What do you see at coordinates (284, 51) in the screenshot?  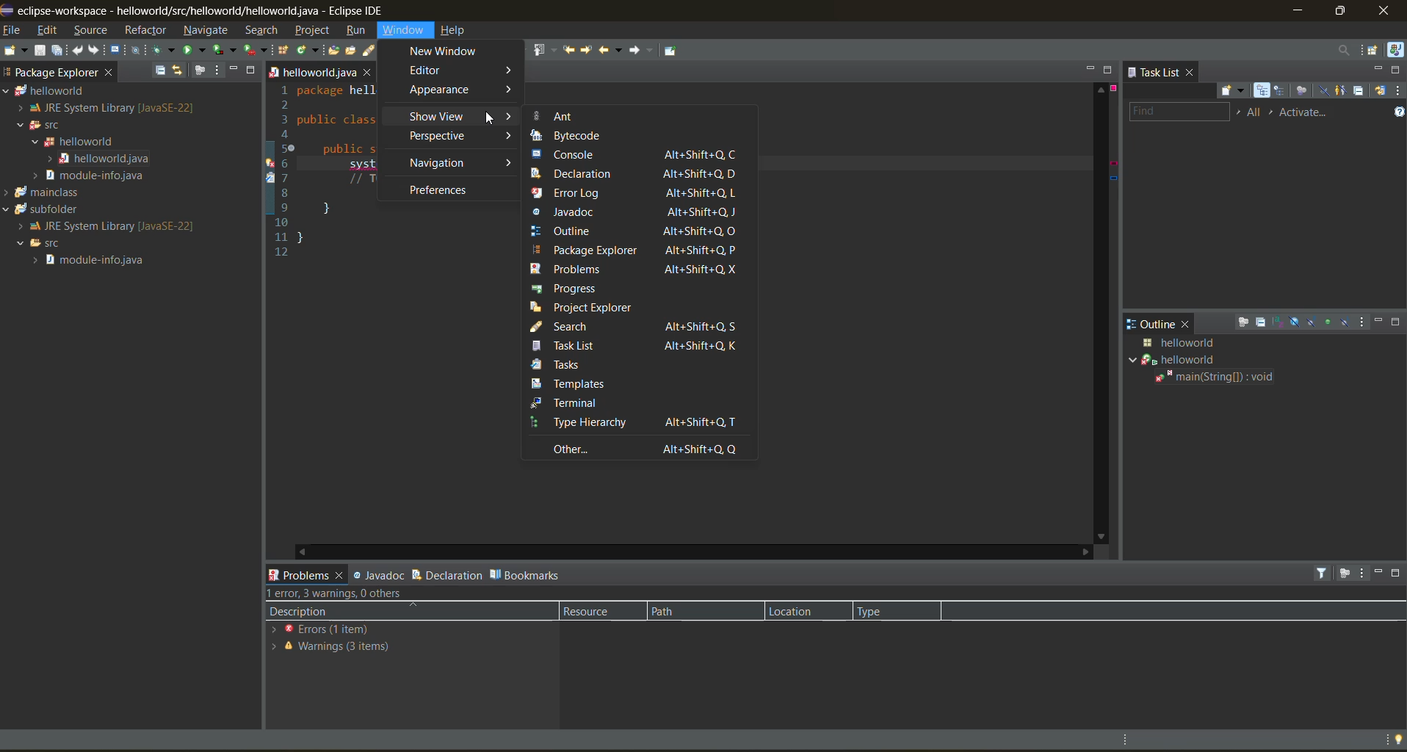 I see `new java package` at bounding box center [284, 51].